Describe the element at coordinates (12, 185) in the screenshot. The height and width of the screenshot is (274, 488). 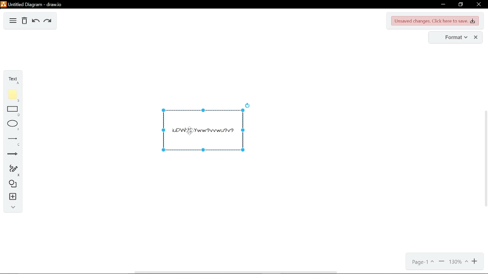
I see `shapes` at that location.